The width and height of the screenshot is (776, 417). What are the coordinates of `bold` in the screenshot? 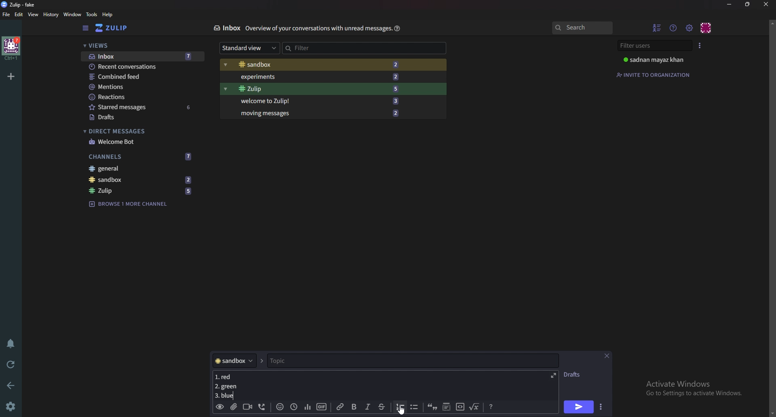 It's located at (353, 407).